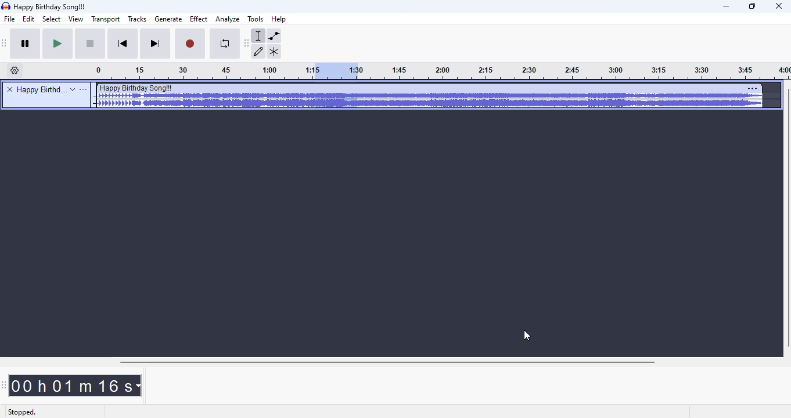 This screenshot has width=791, height=418. I want to click on audacity tools toolbar, so click(246, 44).